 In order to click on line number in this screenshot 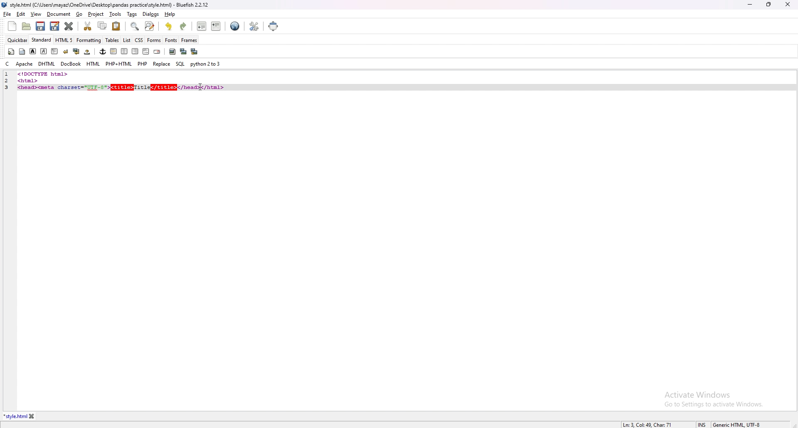, I will do `click(10, 80)`.